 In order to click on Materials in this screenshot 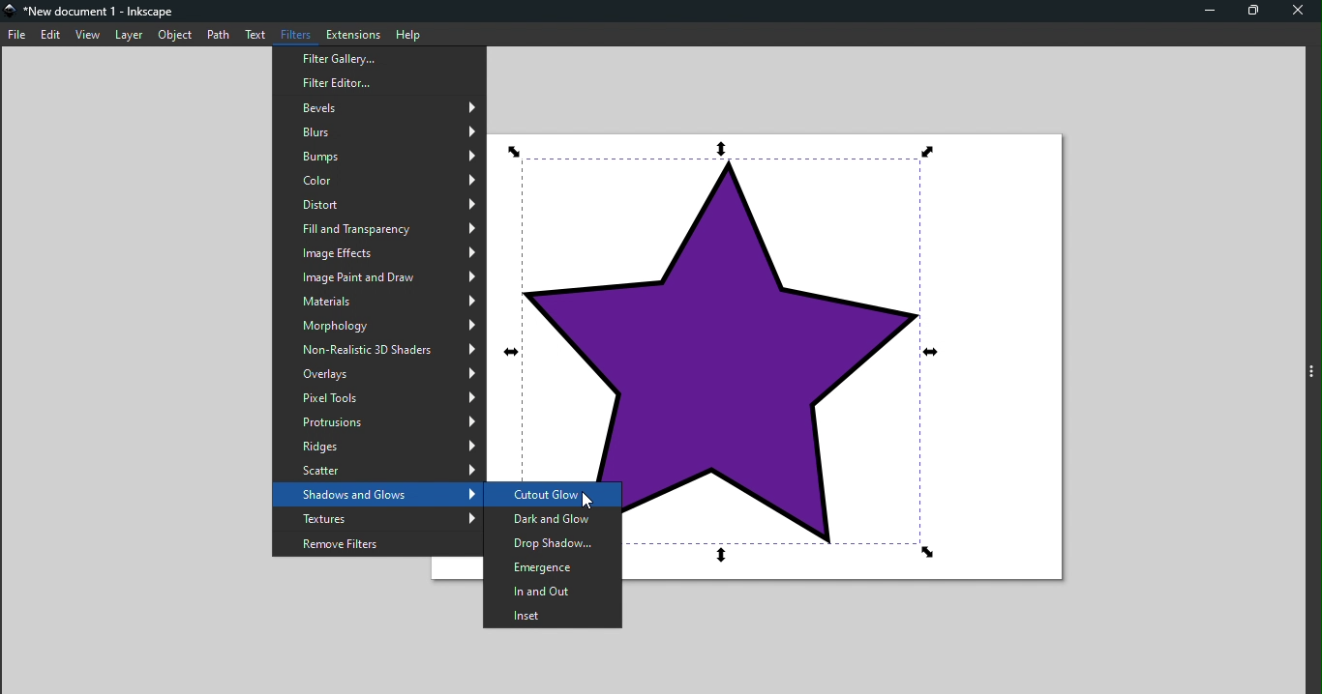, I will do `click(378, 303)`.